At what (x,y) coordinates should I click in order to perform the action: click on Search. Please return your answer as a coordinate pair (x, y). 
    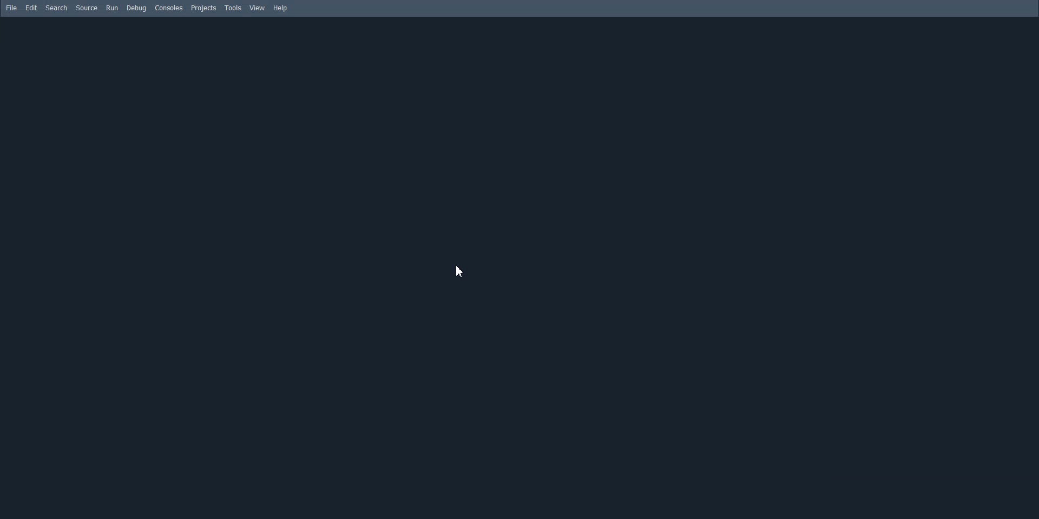
    Looking at the image, I should click on (56, 8).